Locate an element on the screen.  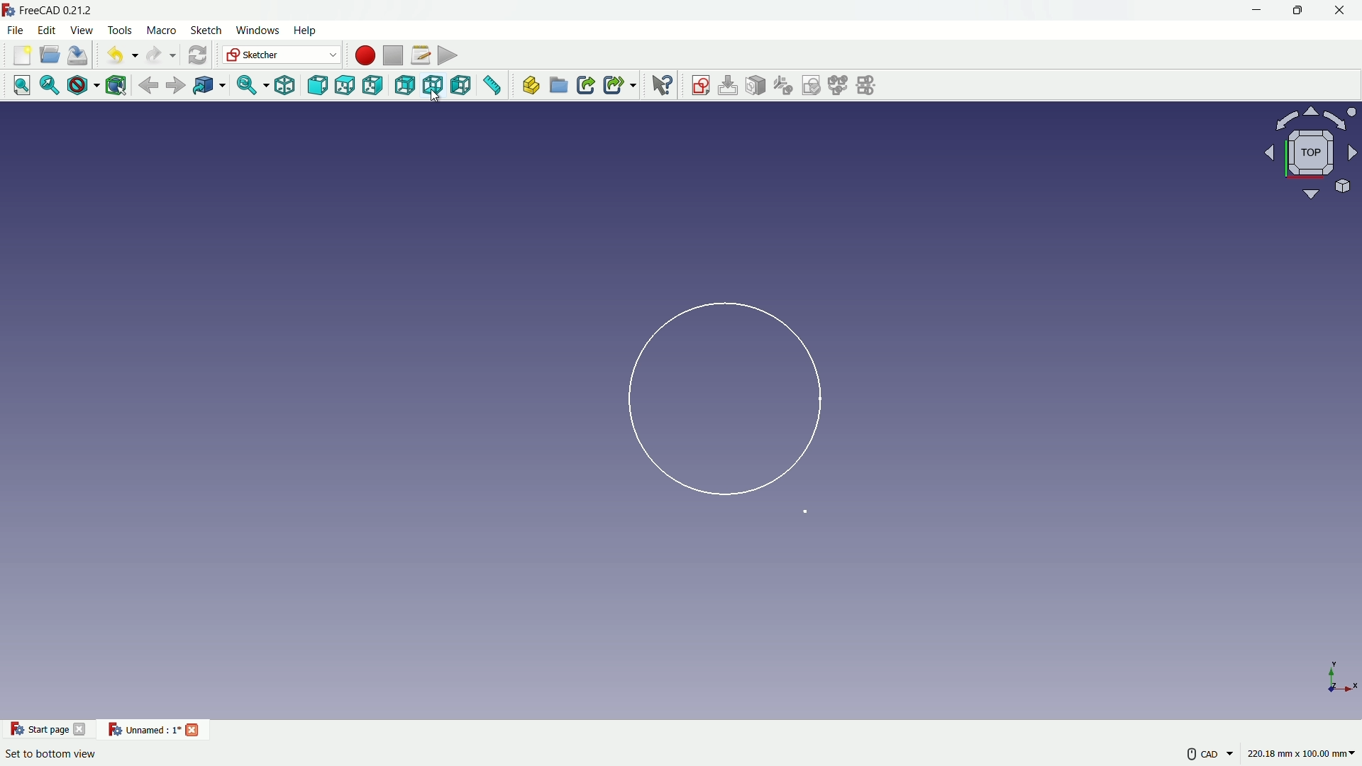
measure distance is located at coordinates (494, 87).